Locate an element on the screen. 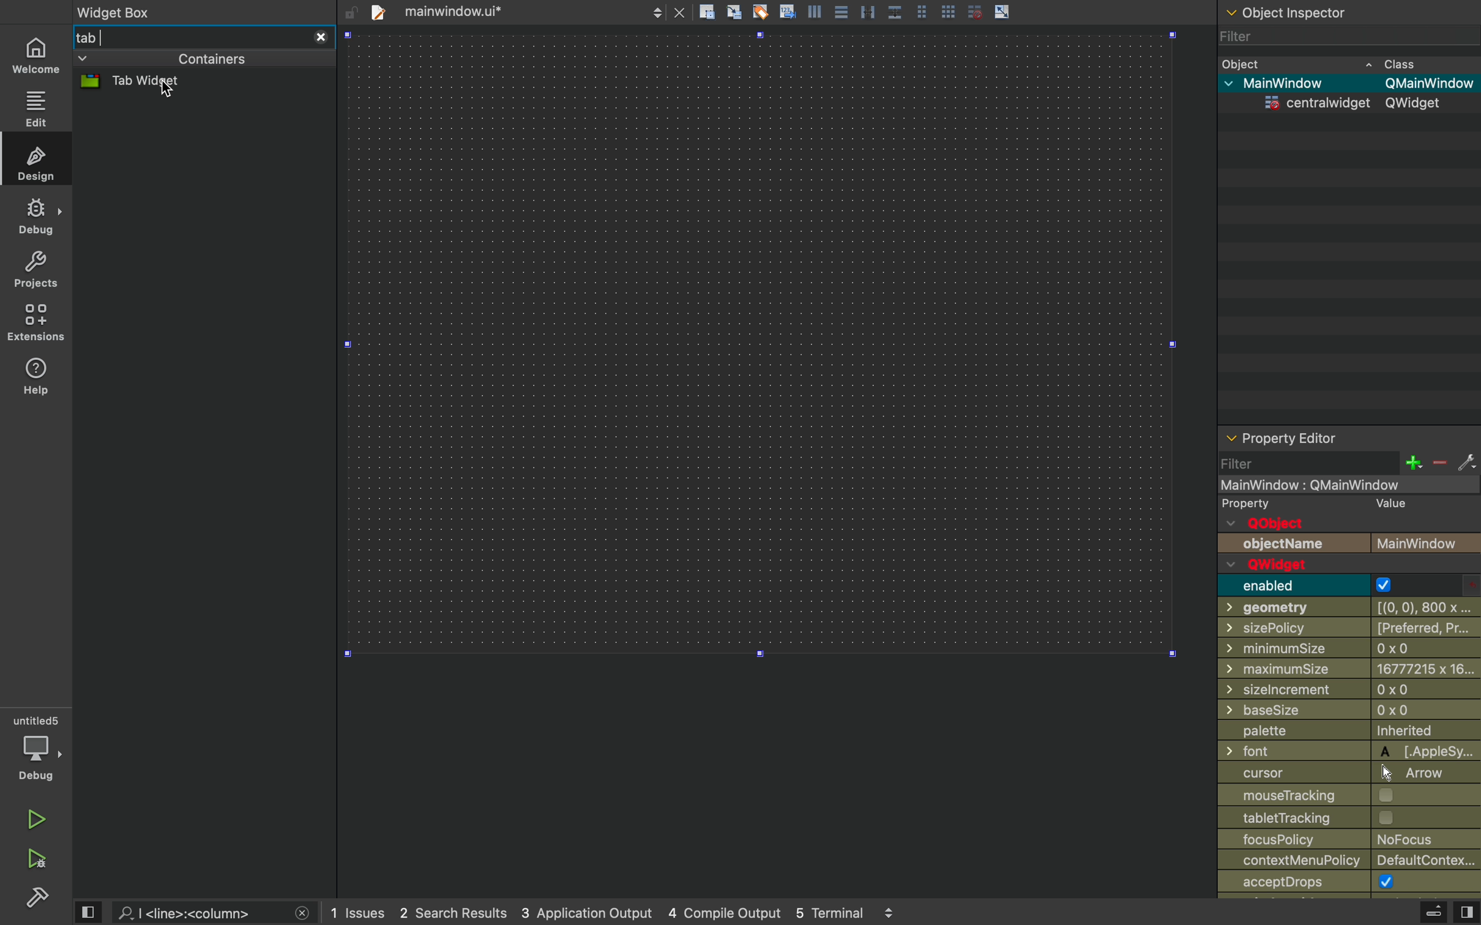 The image size is (1481, 925). enabled is located at coordinates (1312, 585).